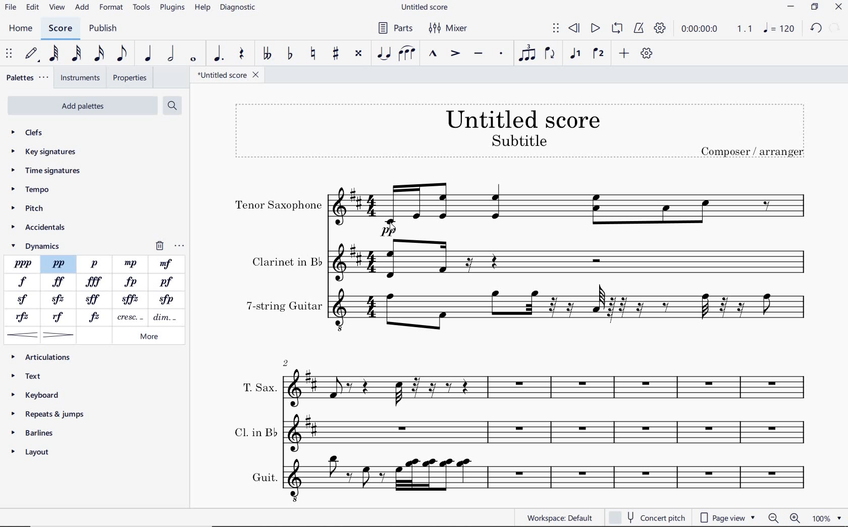 This screenshot has height=527, width=848. Describe the element at coordinates (449, 29) in the screenshot. I see `MIXER` at that location.